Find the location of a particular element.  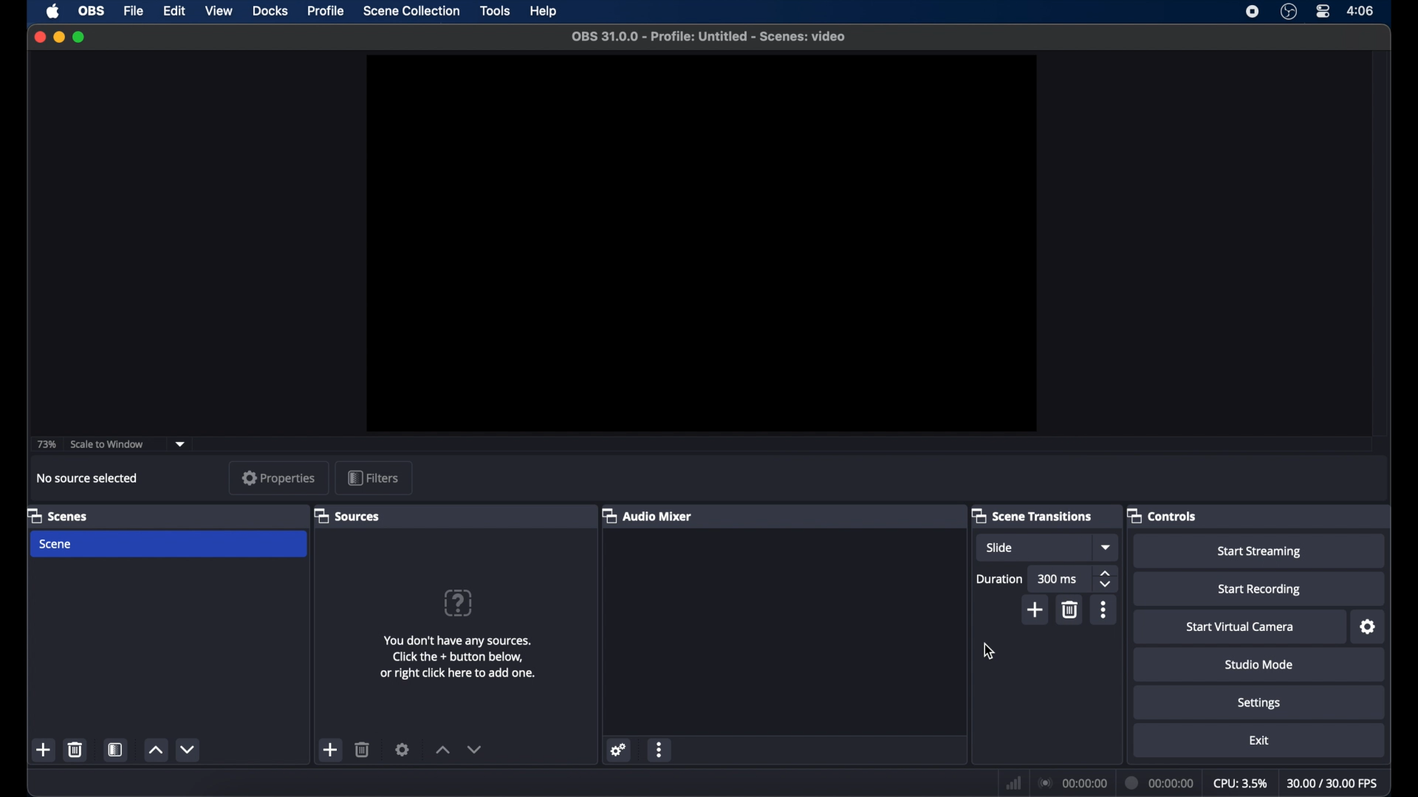

control center is located at coordinates (1323, 12).